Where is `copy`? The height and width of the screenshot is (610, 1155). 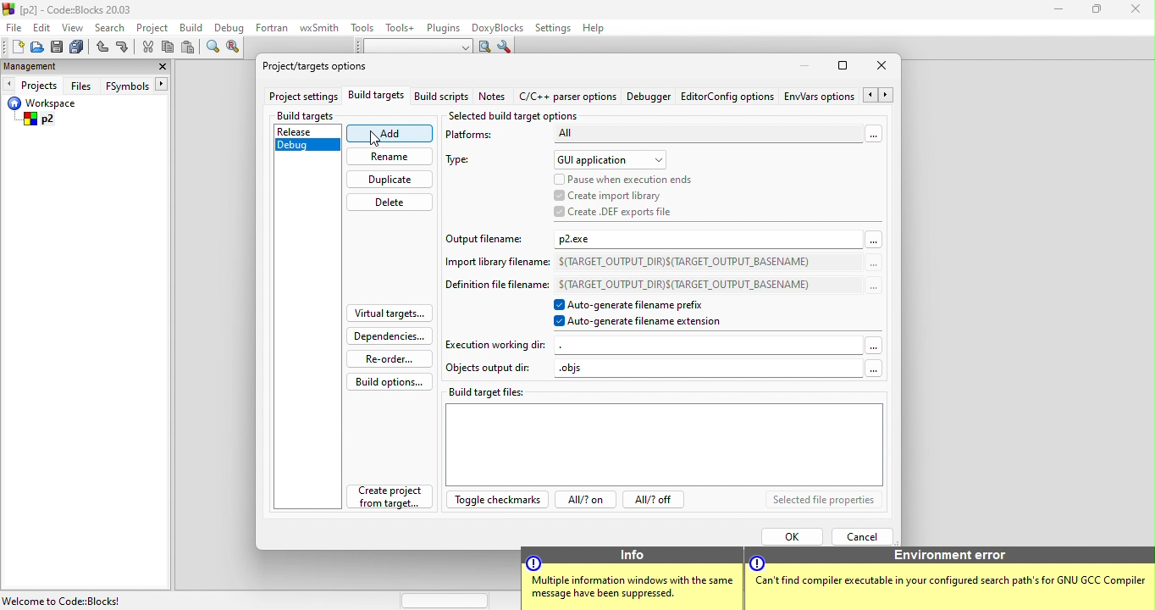 copy is located at coordinates (169, 49).